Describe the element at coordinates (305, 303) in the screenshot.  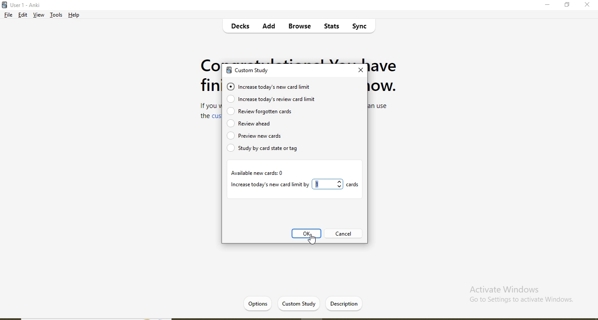
I see `create deck` at that location.